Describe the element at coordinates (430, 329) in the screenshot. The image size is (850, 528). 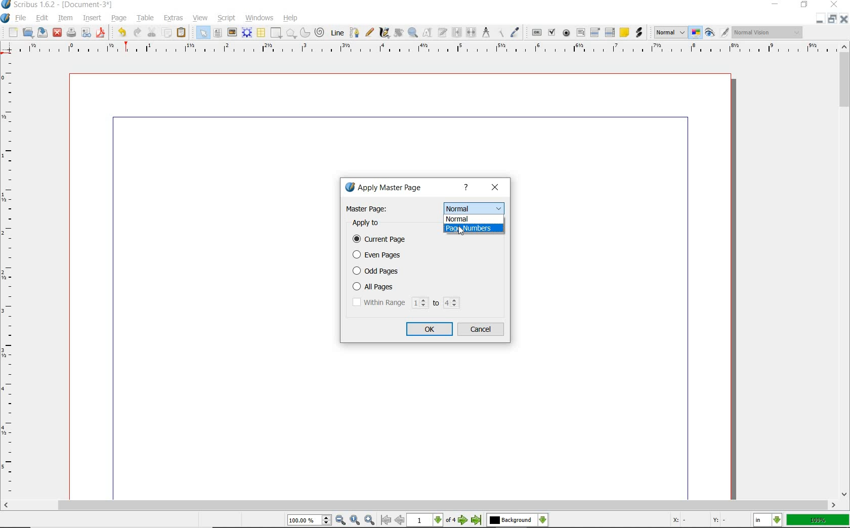
I see `ok` at that location.